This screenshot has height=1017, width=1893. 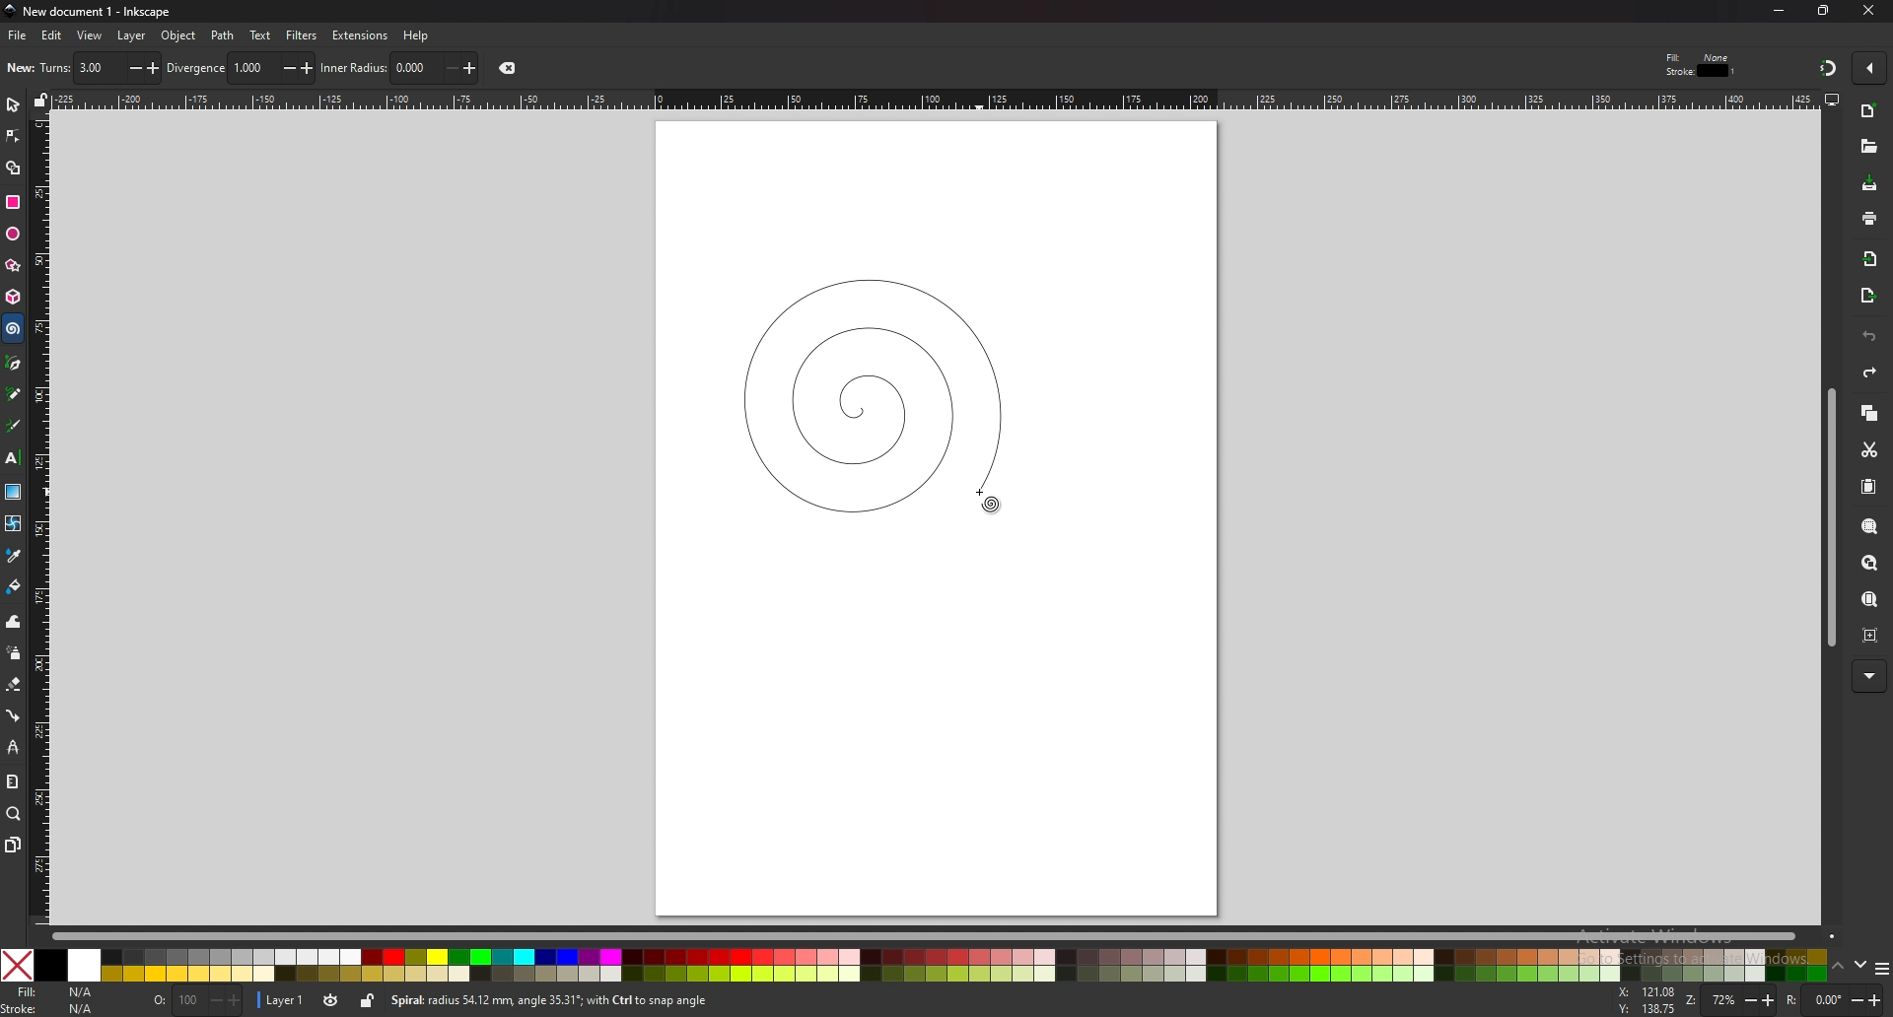 What do you see at coordinates (14, 844) in the screenshot?
I see `pages` at bounding box center [14, 844].